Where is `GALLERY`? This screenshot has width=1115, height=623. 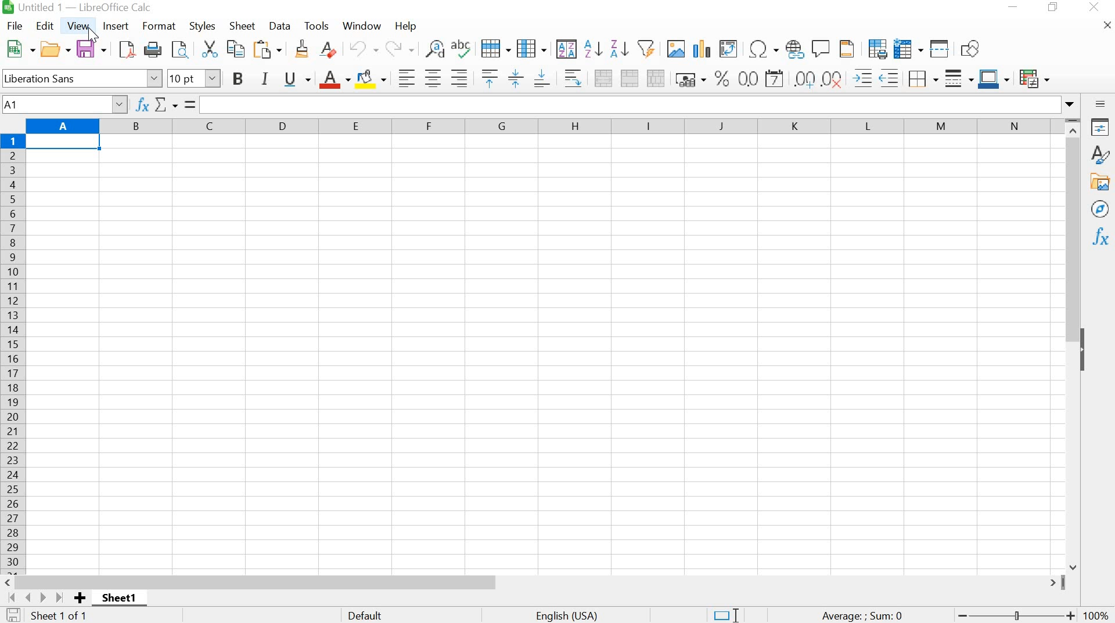 GALLERY is located at coordinates (1100, 182).